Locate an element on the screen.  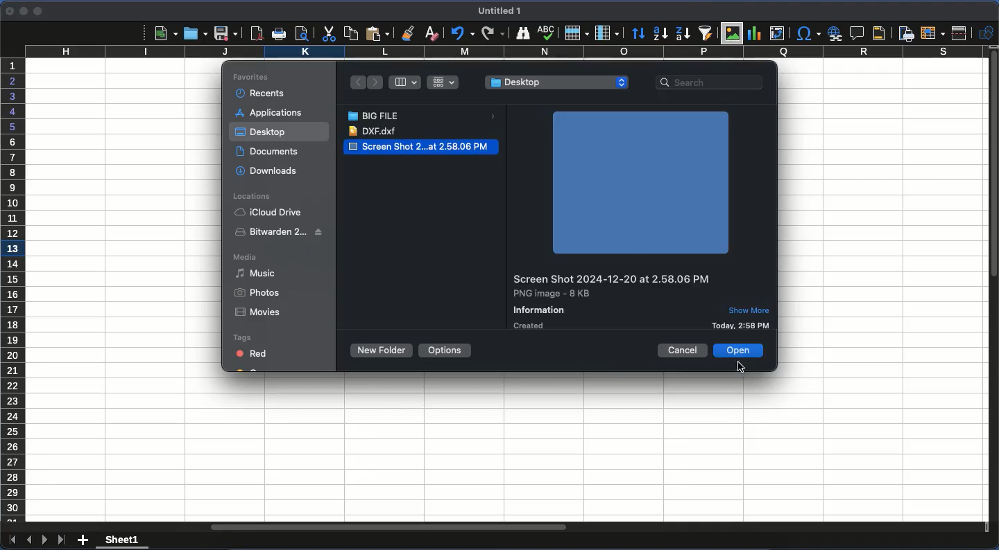
documents is located at coordinates (267, 152).